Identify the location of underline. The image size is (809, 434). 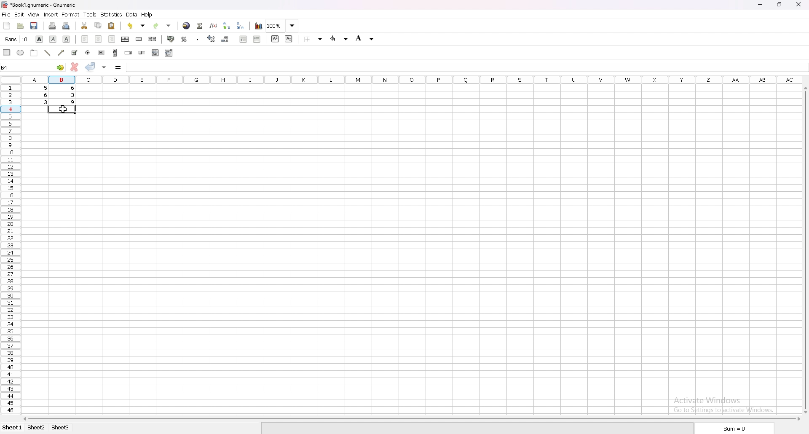
(67, 39).